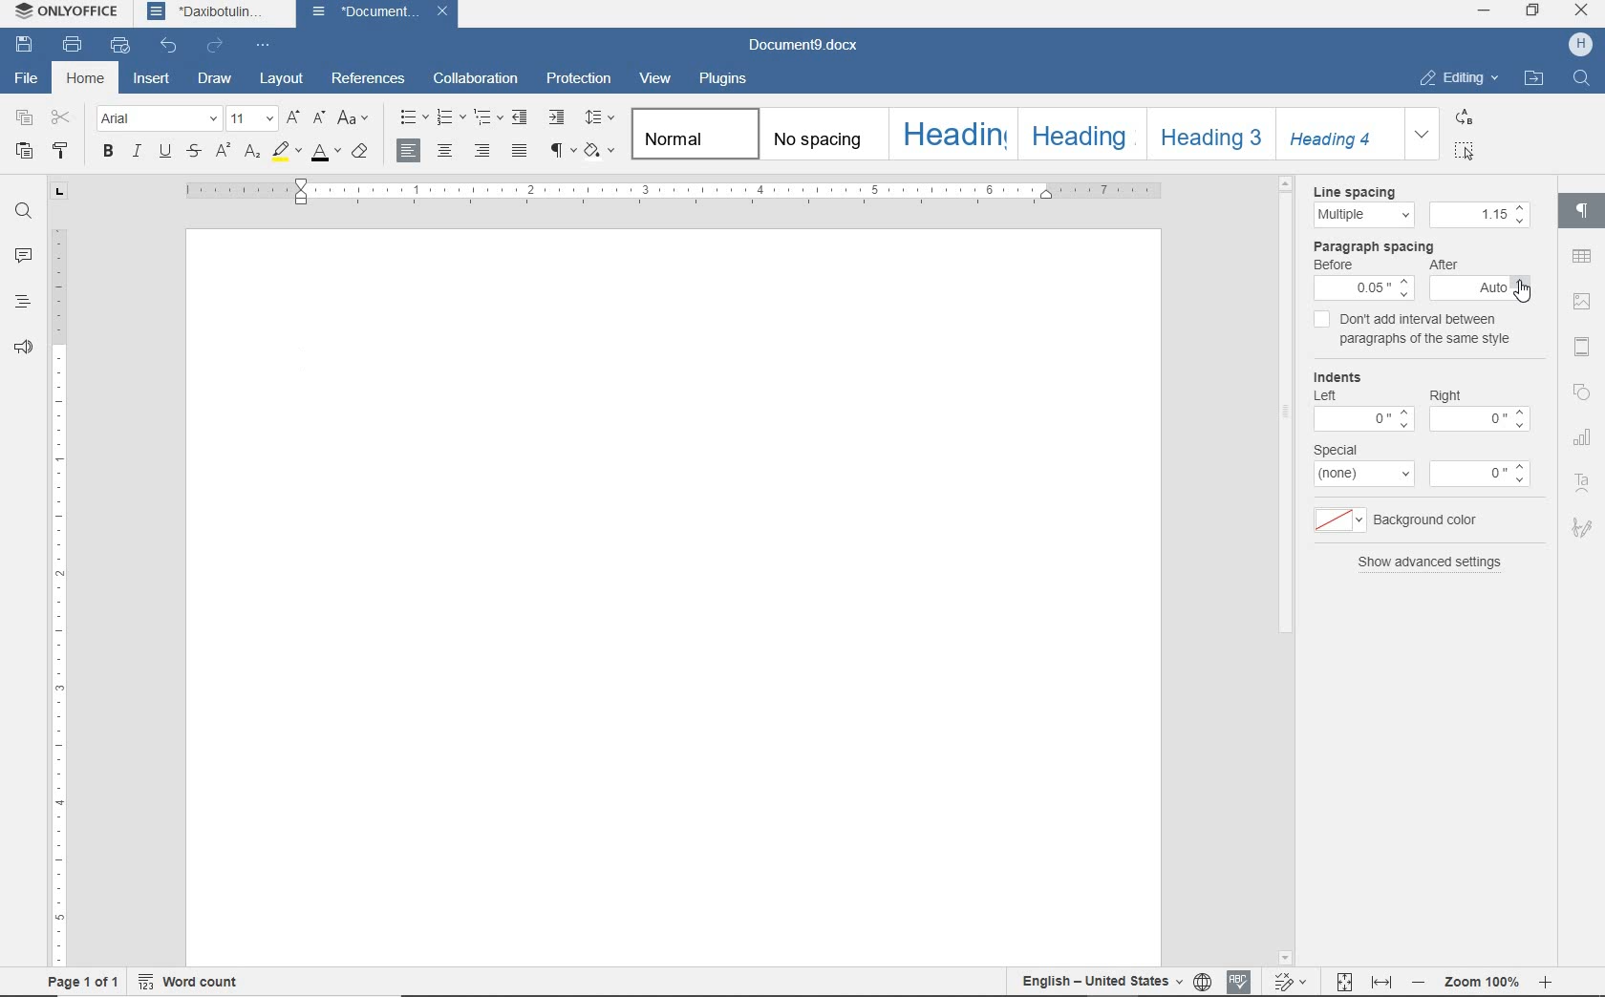 This screenshot has width=1605, height=997. What do you see at coordinates (24, 256) in the screenshot?
I see `comments` at bounding box center [24, 256].